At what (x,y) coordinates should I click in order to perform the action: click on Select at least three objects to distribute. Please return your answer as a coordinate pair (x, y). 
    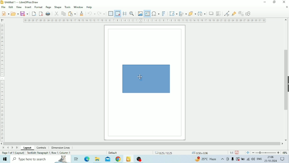
    Looking at the image, I should click on (202, 13).